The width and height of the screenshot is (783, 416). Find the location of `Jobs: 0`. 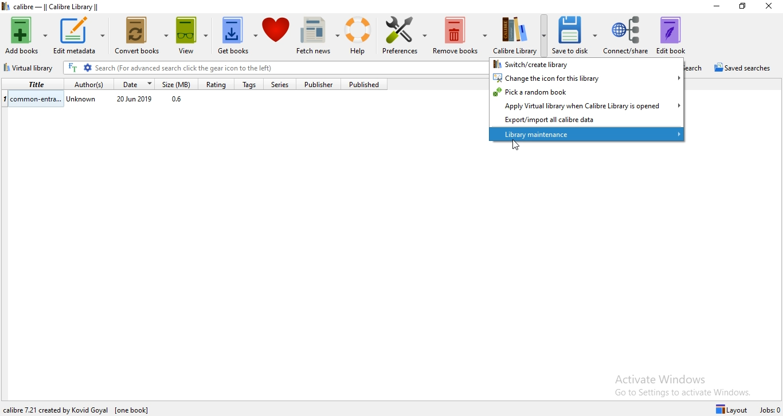

Jobs: 0 is located at coordinates (770, 410).